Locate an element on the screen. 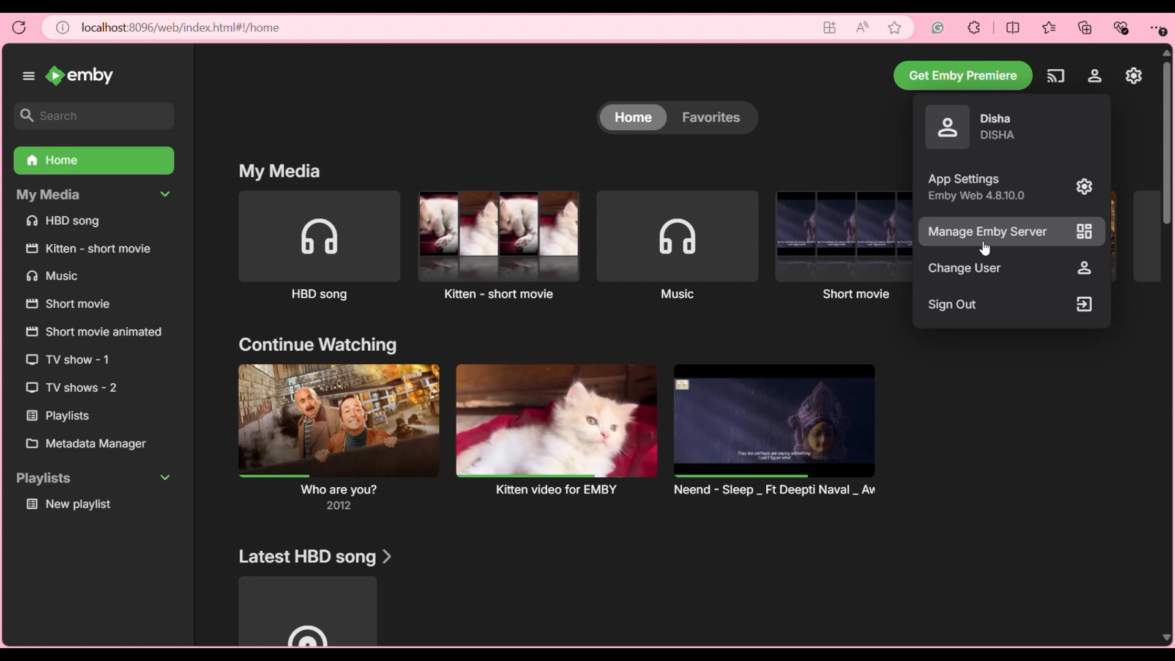  kitten-short movie is located at coordinates (91, 250).